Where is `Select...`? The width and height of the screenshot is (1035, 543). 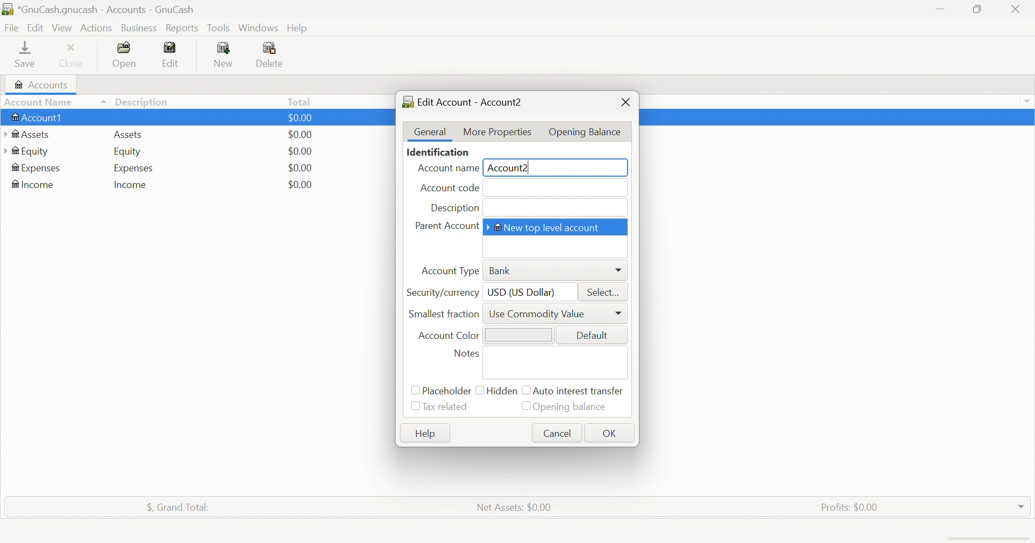
Select... is located at coordinates (604, 293).